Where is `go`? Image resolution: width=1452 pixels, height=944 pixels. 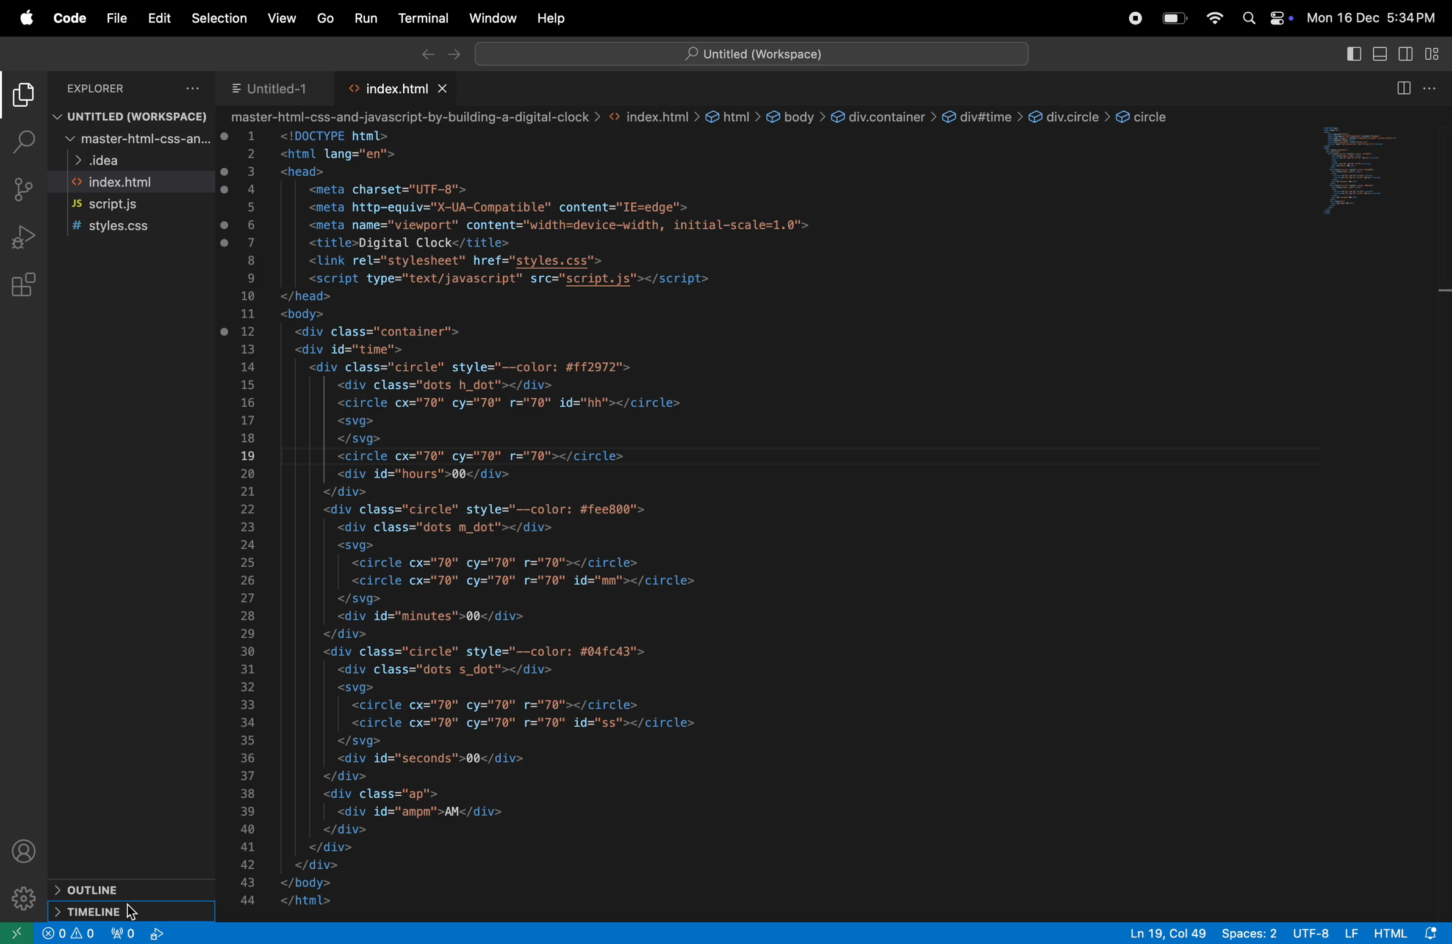 go is located at coordinates (323, 18).